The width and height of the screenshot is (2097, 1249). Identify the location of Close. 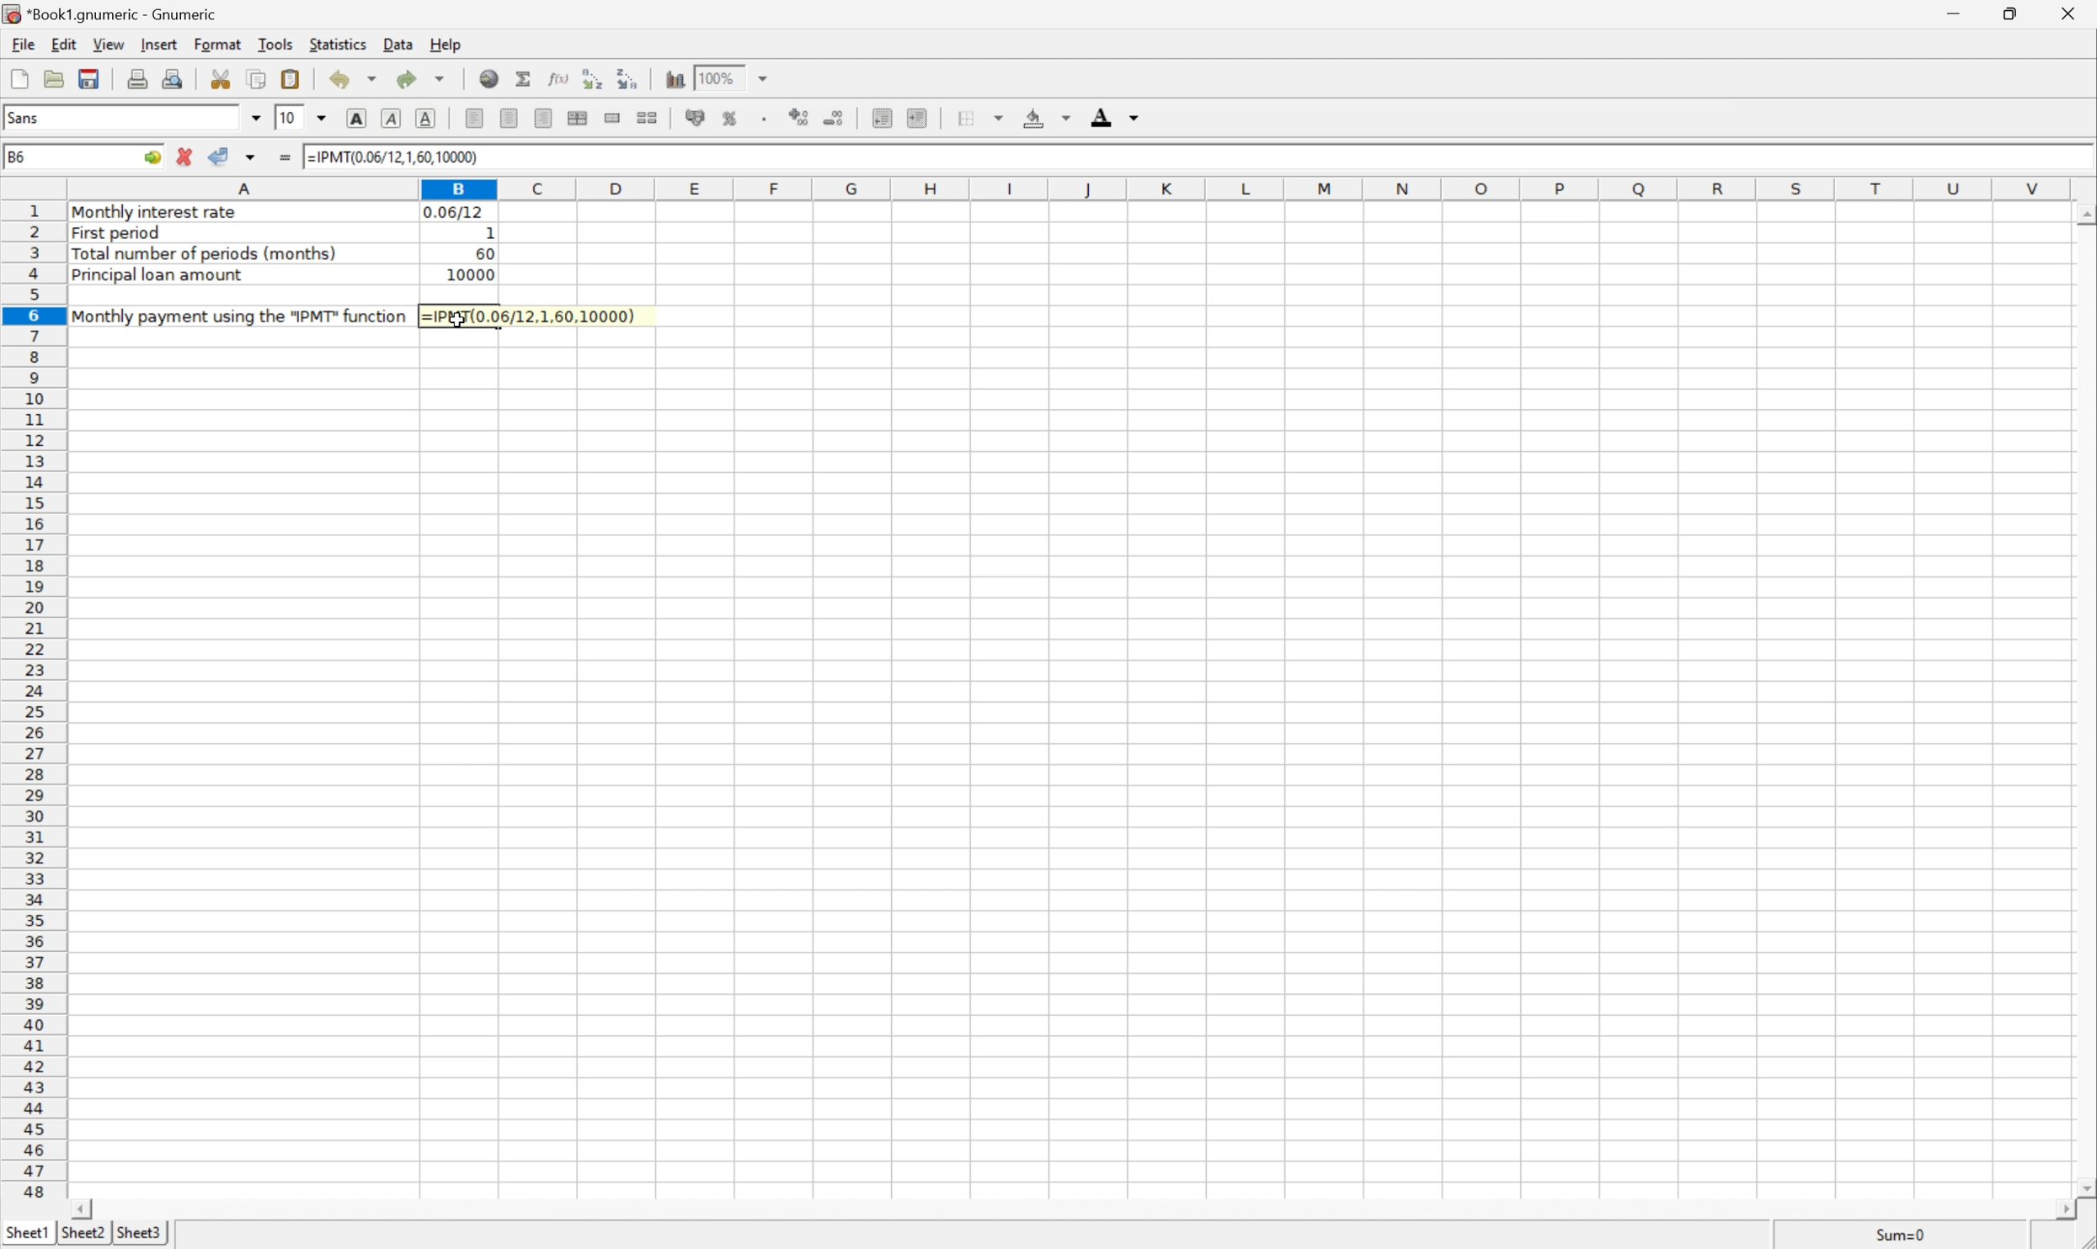
(2070, 13).